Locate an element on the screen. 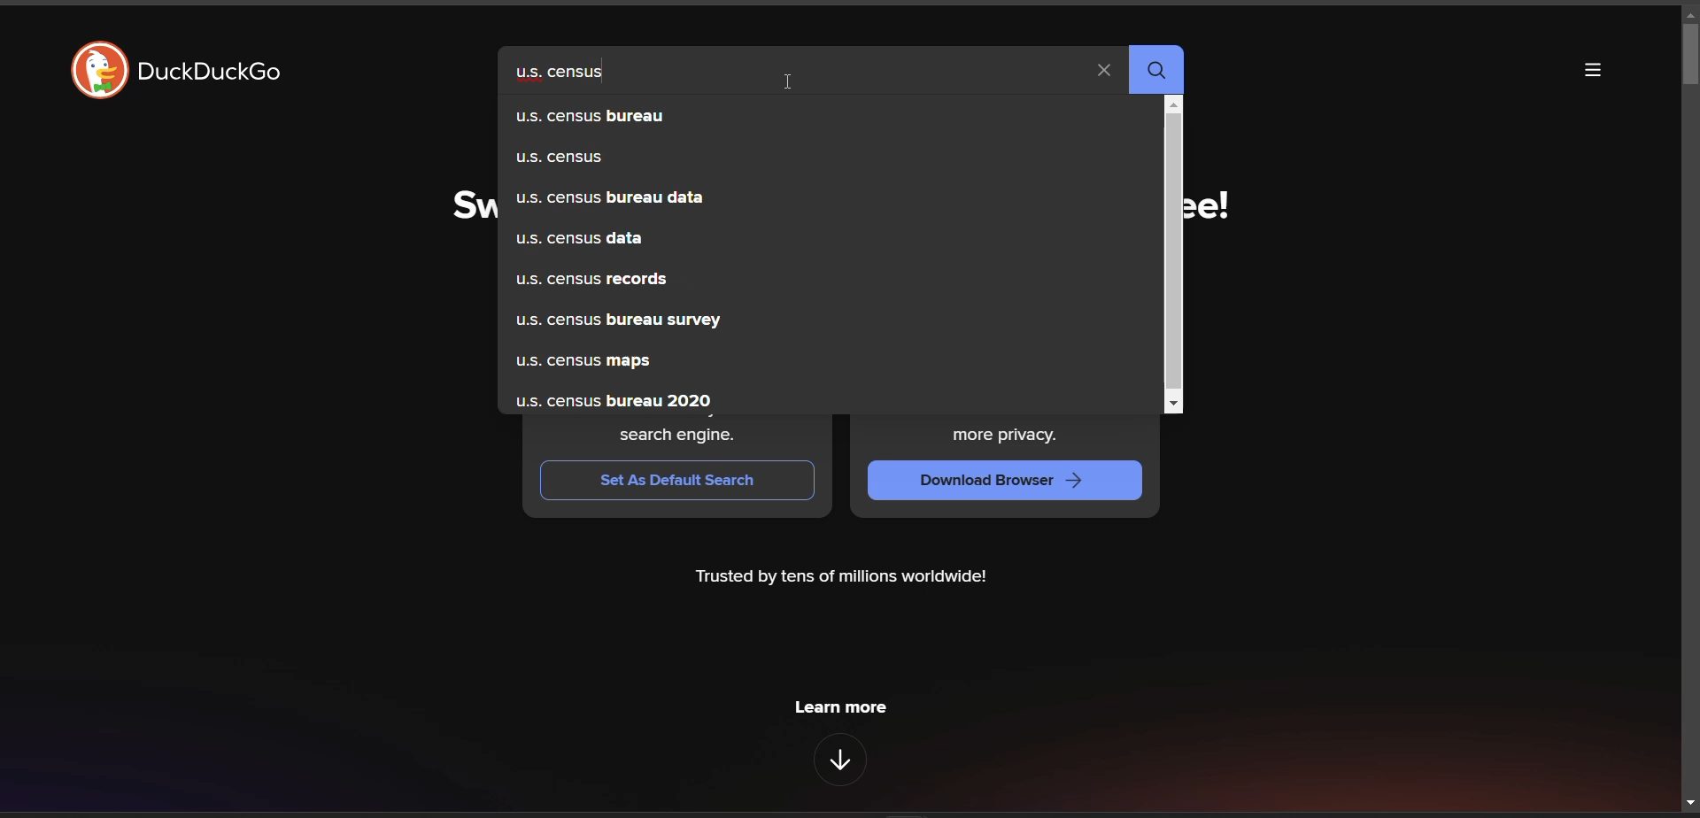 The image size is (1700, 818). scrollbar  is located at coordinates (1176, 256).